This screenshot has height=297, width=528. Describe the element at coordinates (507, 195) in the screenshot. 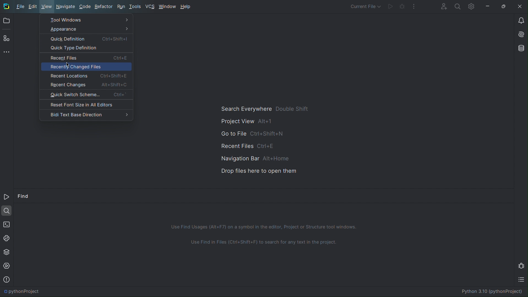

I see `Minimize` at that location.